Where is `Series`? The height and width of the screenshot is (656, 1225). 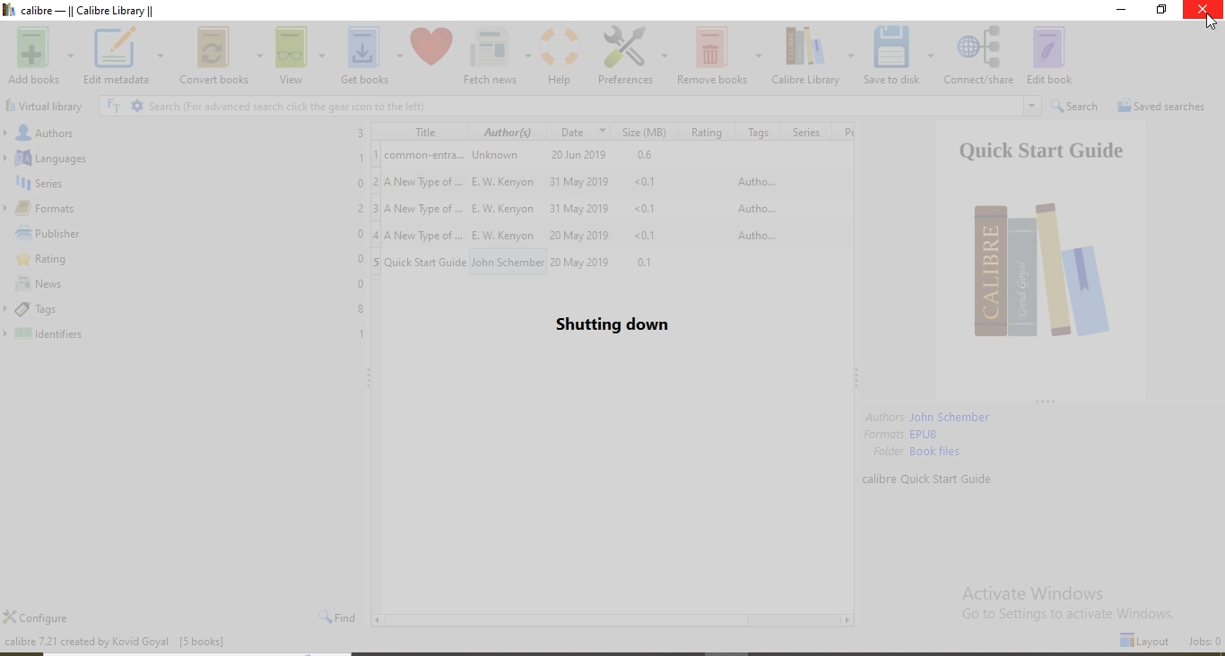 Series is located at coordinates (804, 132).